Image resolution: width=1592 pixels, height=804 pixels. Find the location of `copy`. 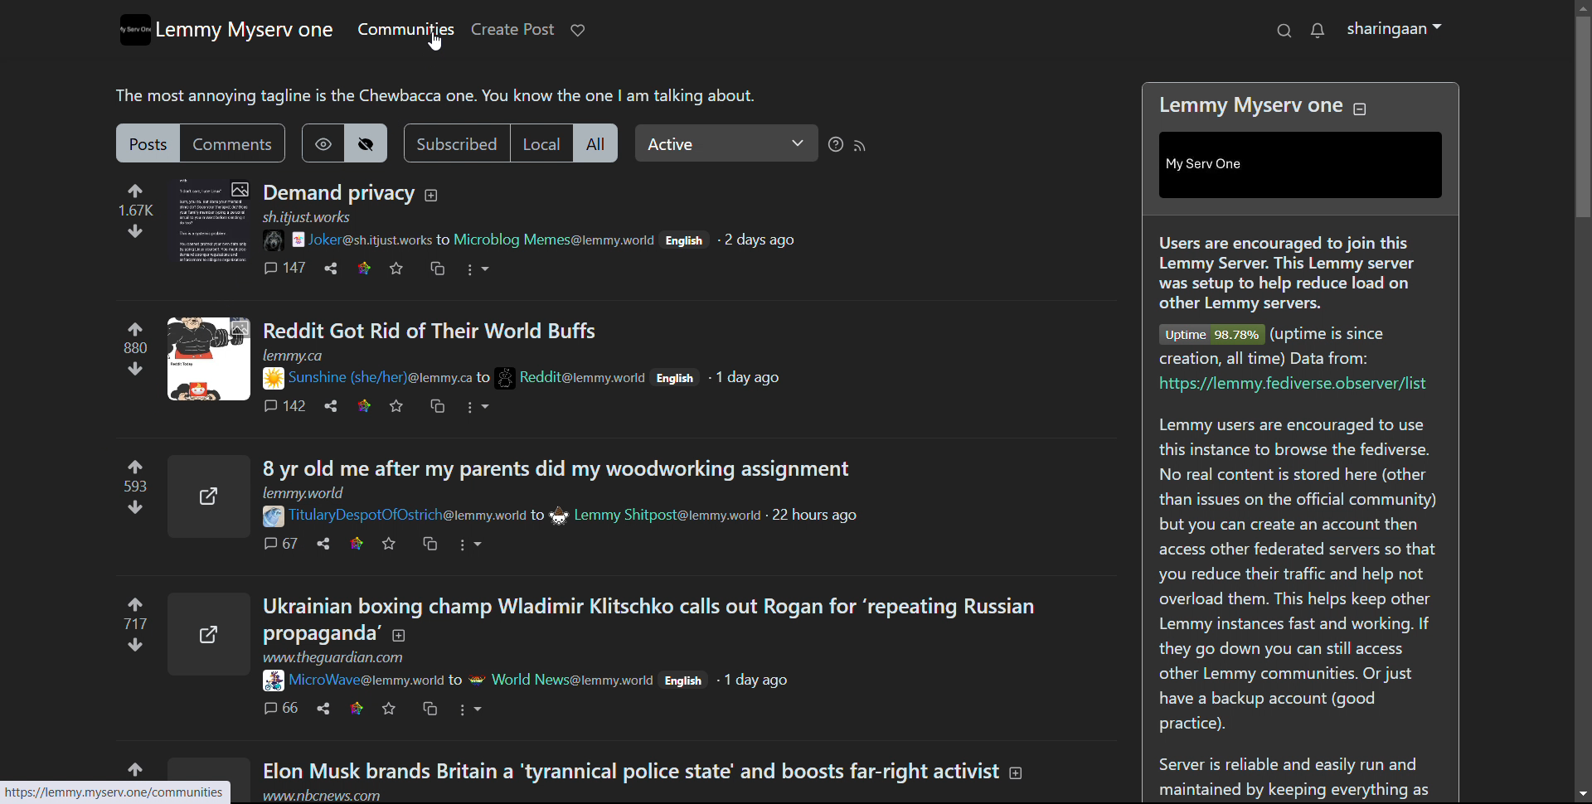

copy is located at coordinates (432, 708).